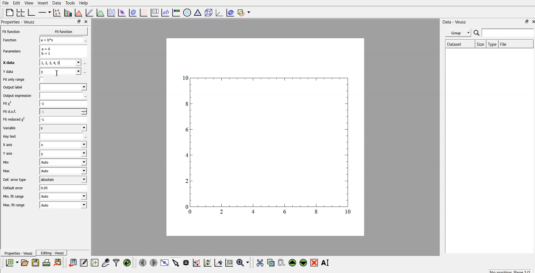 The image size is (535, 273). I want to click on plot bar charts, so click(68, 13).